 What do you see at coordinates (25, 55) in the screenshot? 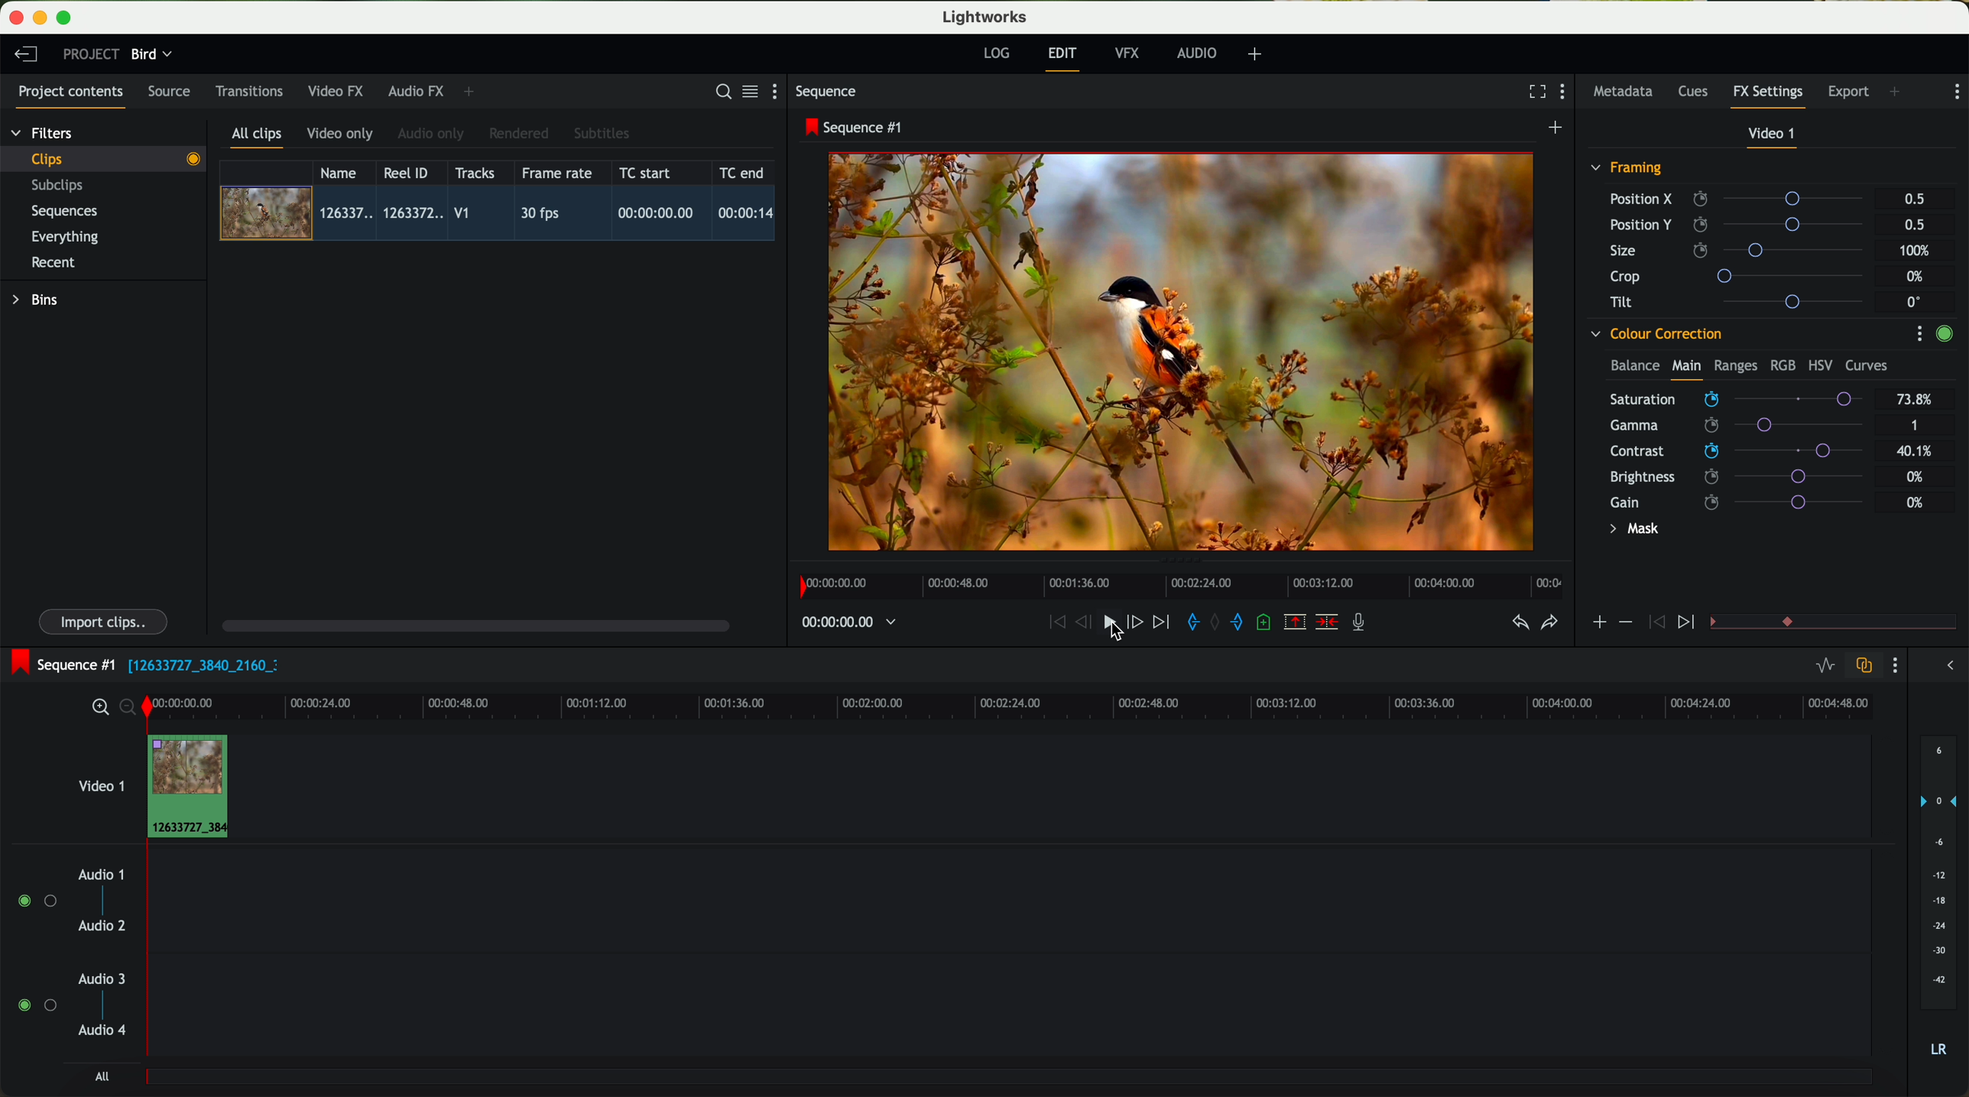
I see `leave` at bounding box center [25, 55].